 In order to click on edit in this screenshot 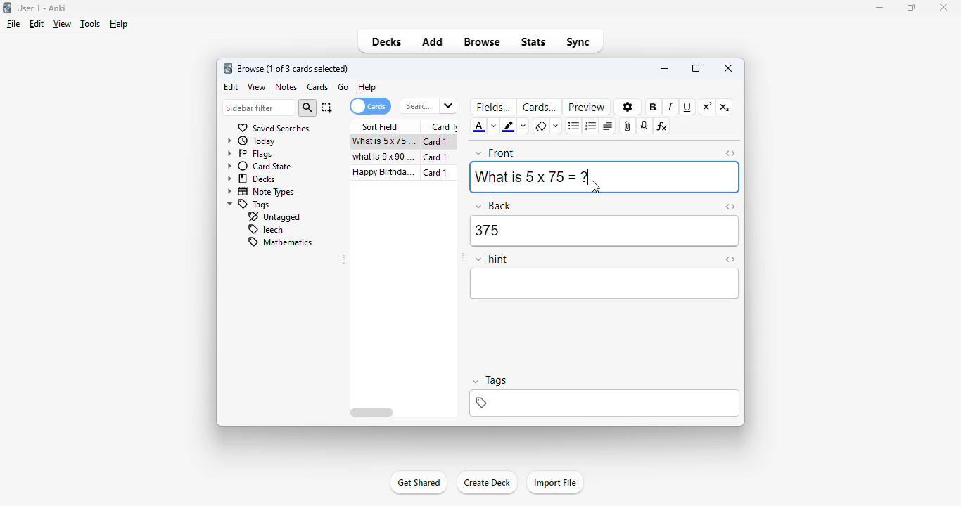, I will do `click(37, 25)`.